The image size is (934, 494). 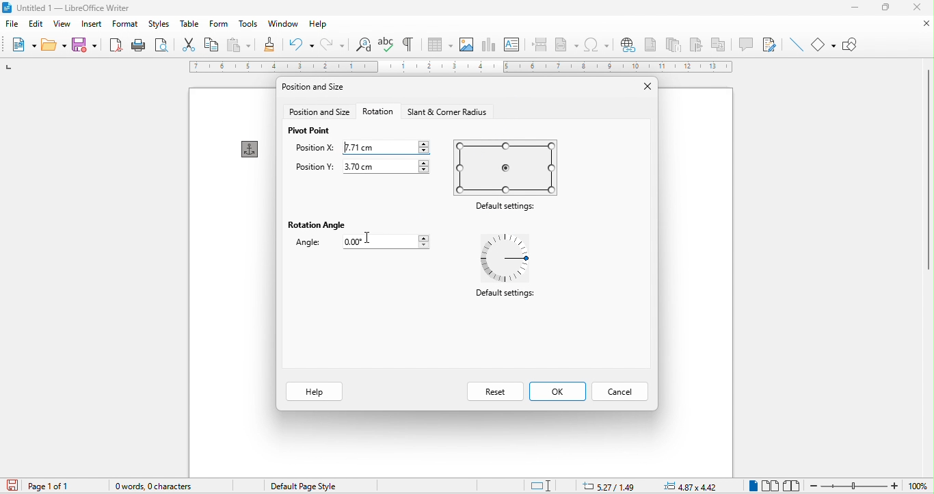 I want to click on 7.71 cm, so click(x=388, y=146).